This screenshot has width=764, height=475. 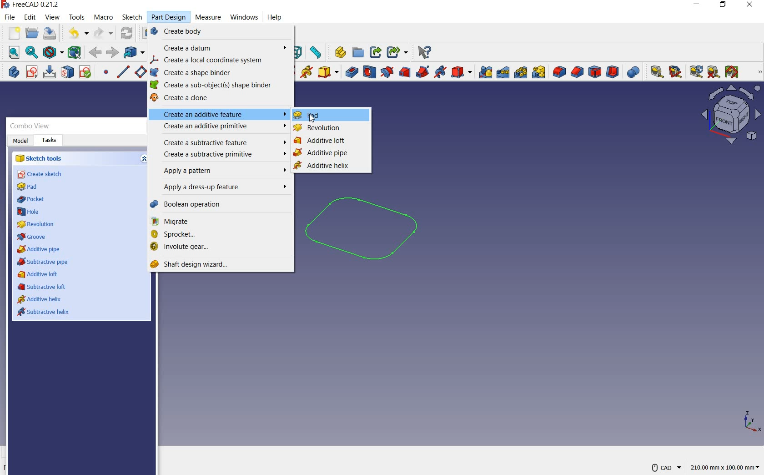 What do you see at coordinates (753, 424) in the screenshot?
I see `xyz points` at bounding box center [753, 424].